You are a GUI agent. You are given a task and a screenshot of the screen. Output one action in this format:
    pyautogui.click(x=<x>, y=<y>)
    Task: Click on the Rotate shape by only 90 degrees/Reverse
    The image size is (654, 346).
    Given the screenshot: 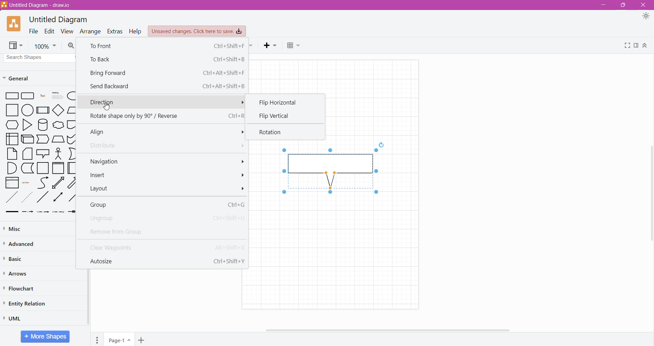 What is the action you would take?
    pyautogui.click(x=165, y=116)
    